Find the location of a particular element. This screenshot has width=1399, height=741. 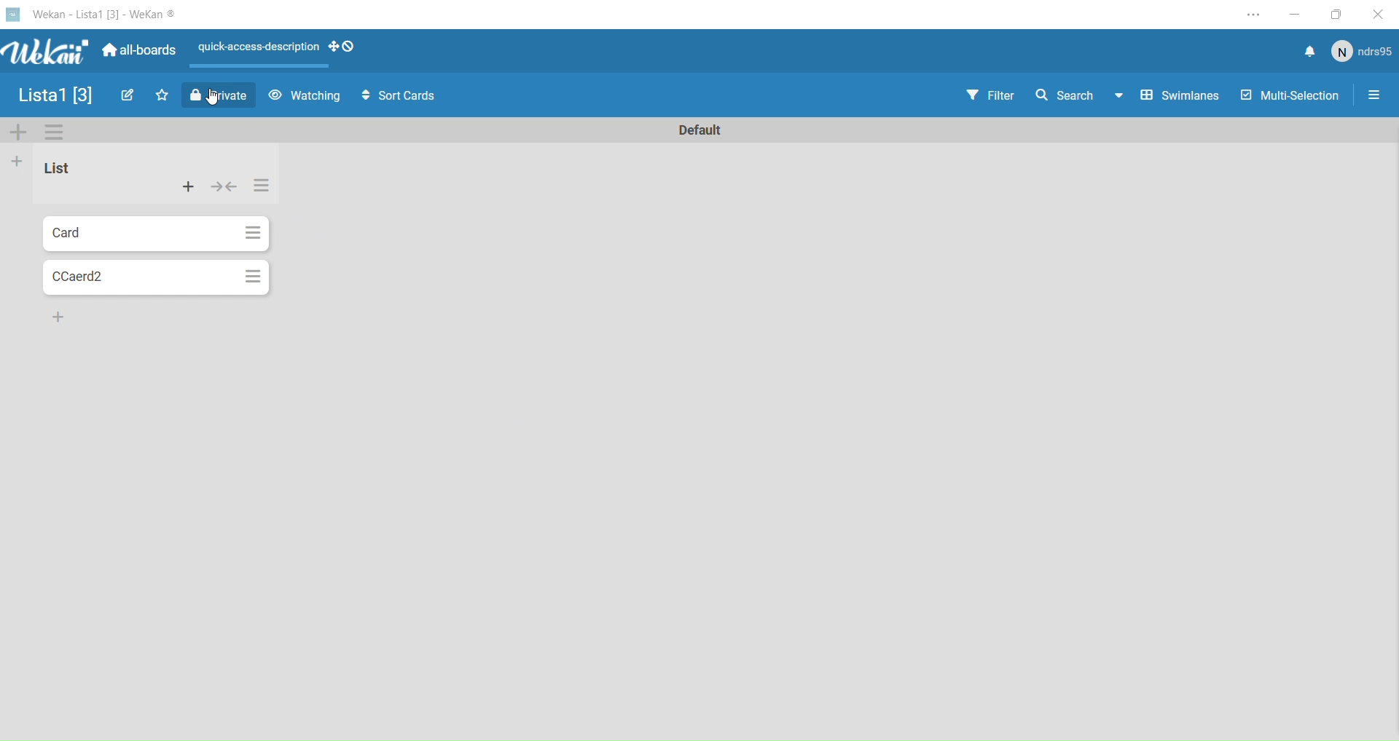

Edit is located at coordinates (125, 96).